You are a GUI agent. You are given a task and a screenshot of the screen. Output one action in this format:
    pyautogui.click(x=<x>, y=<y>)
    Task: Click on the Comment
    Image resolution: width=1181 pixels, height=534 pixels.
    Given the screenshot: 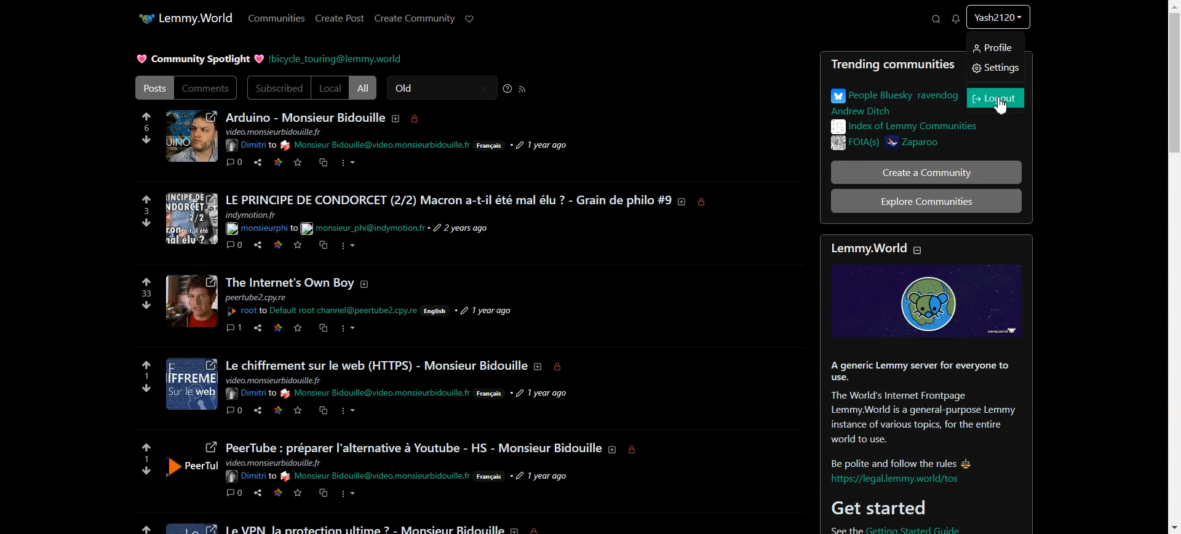 What is the action you would take?
    pyautogui.click(x=235, y=162)
    